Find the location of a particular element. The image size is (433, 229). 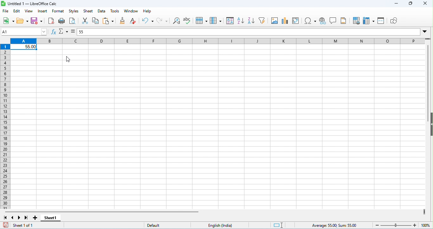

tools is located at coordinates (115, 11).